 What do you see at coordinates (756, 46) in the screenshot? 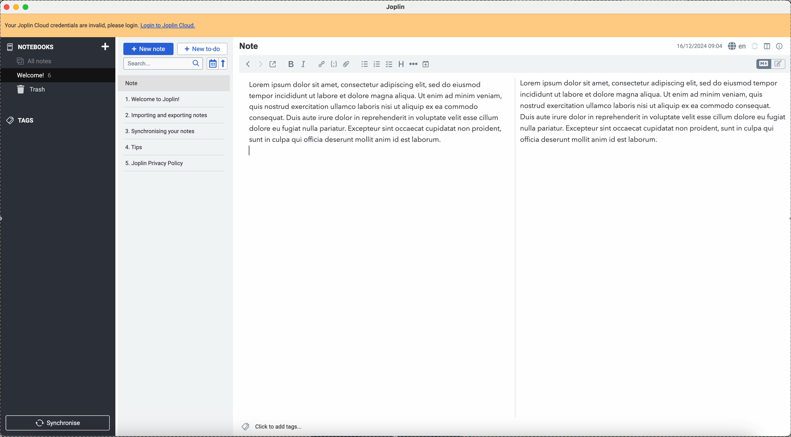
I see `set notifications` at bounding box center [756, 46].